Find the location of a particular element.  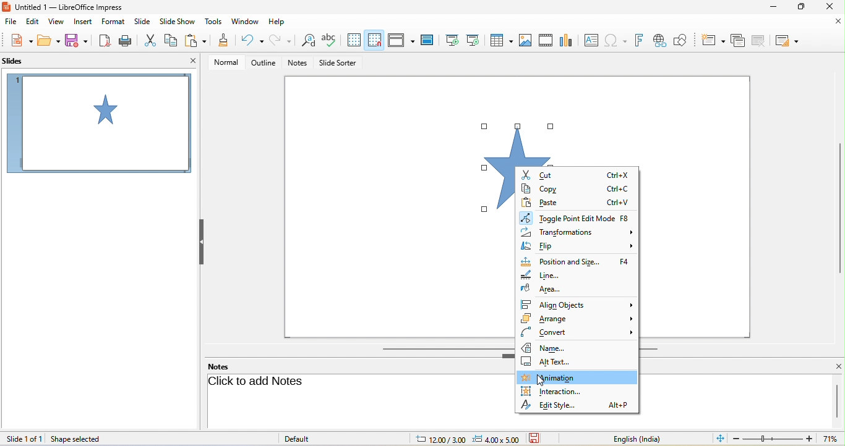

slide dimension: 4.00x5.00 is located at coordinates (495, 439).